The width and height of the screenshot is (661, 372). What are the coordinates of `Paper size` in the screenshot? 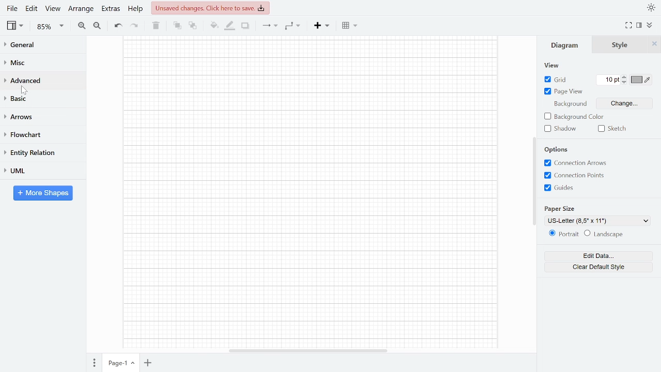 It's located at (562, 209).